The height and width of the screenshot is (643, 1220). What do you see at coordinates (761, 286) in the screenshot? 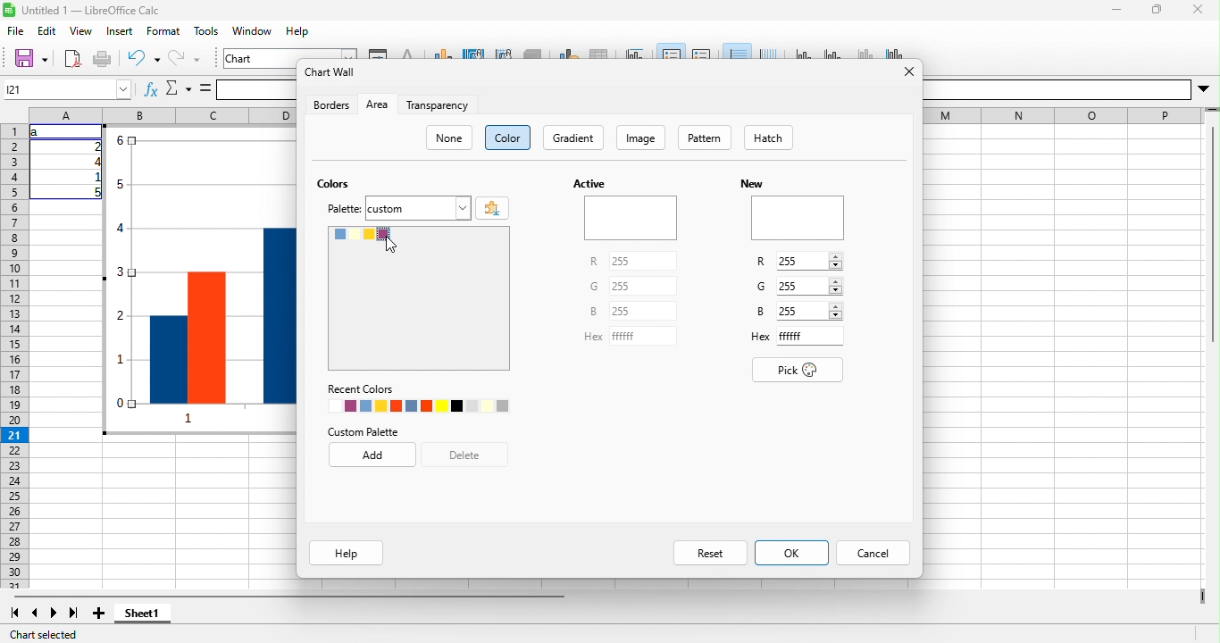
I see `G` at bounding box center [761, 286].